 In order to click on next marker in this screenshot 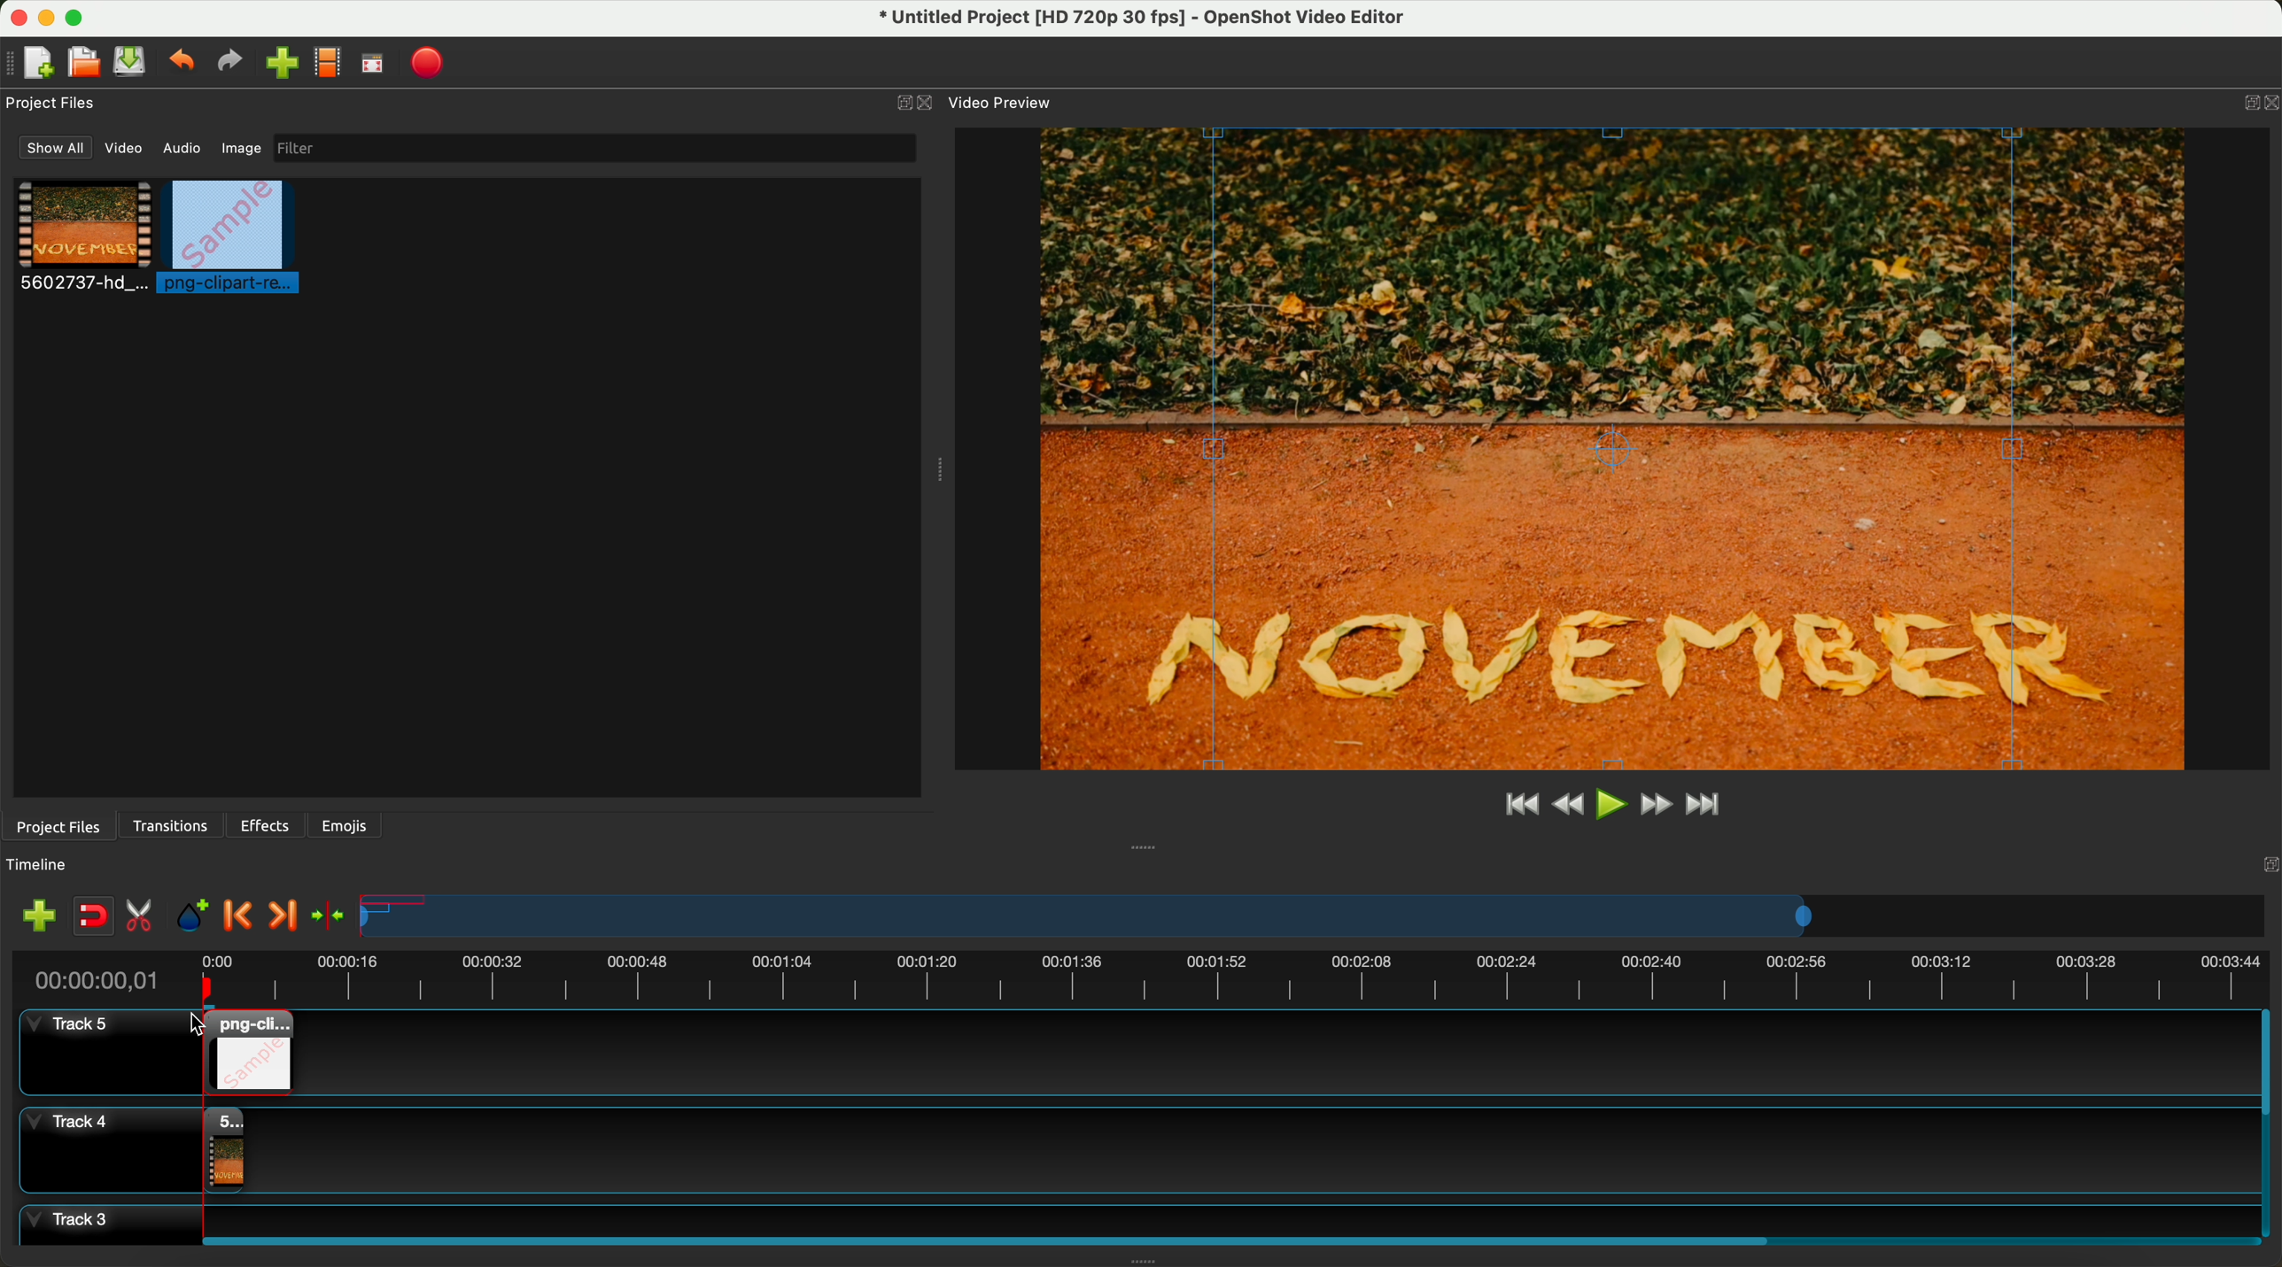, I will do `click(281, 916)`.